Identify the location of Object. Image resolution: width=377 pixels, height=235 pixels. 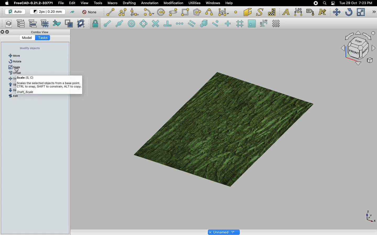
(223, 124).